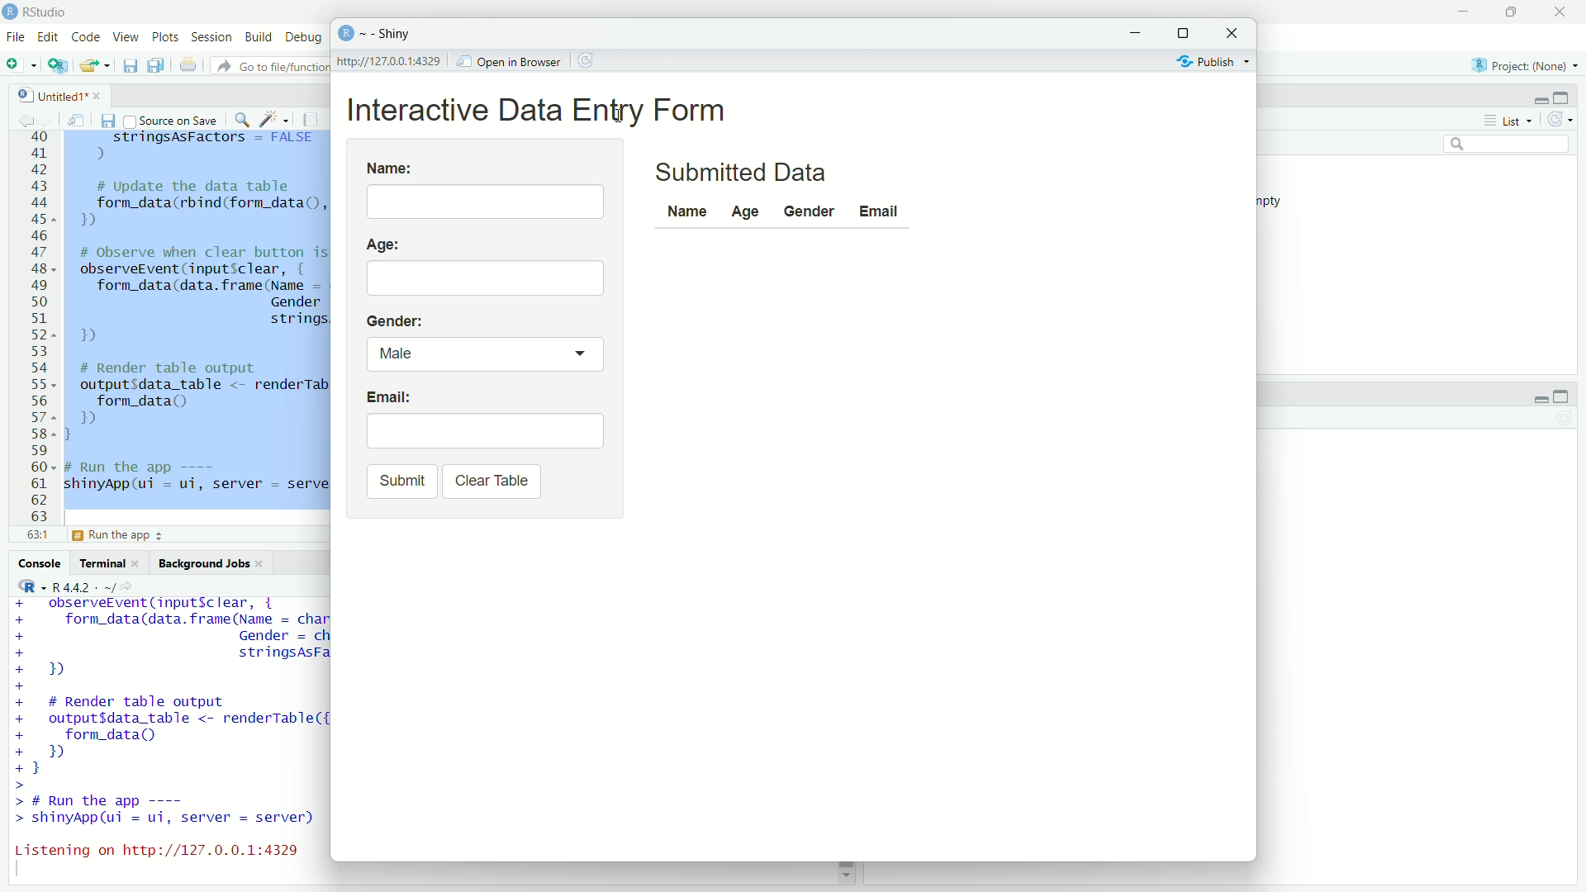  Describe the element at coordinates (102, 563) in the screenshot. I see `terminal` at that location.